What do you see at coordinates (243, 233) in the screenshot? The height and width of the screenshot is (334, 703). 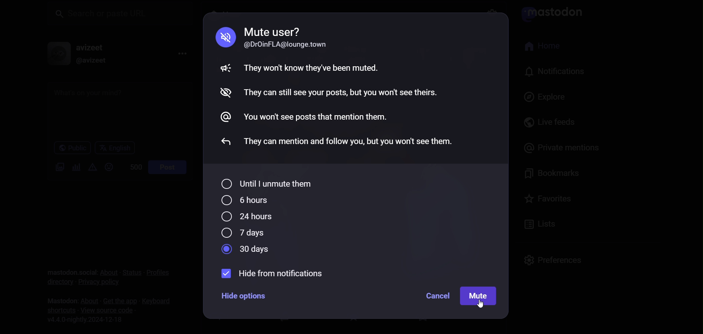 I see `7 days` at bounding box center [243, 233].